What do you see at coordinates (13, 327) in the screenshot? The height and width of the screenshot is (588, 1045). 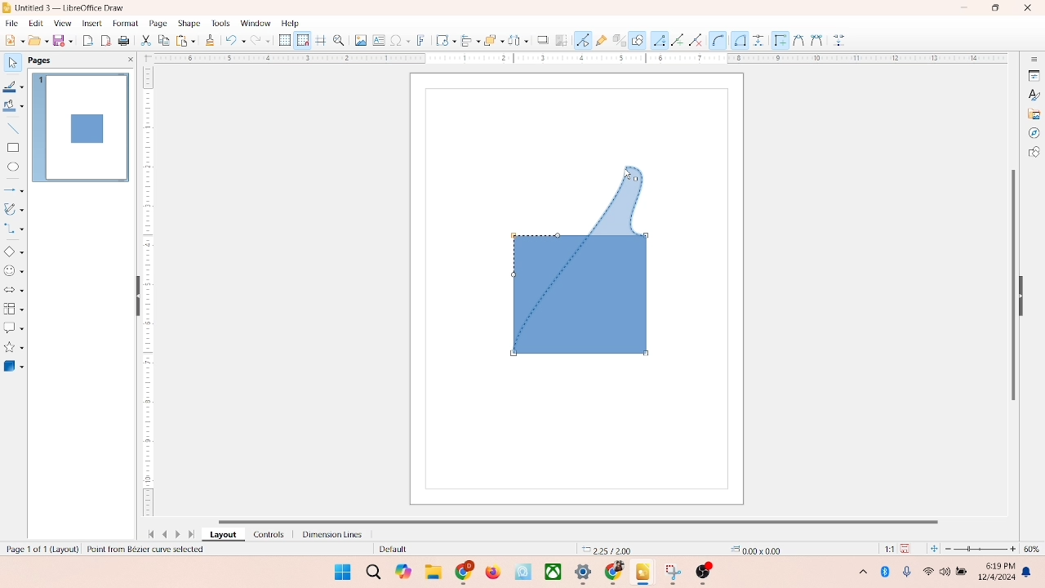 I see `callout` at bounding box center [13, 327].